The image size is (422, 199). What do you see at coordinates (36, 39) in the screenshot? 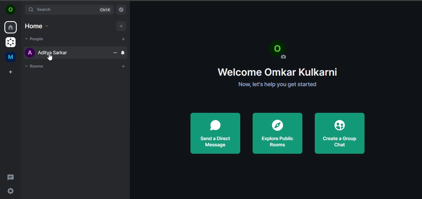
I see `people` at bounding box center [36, 39].